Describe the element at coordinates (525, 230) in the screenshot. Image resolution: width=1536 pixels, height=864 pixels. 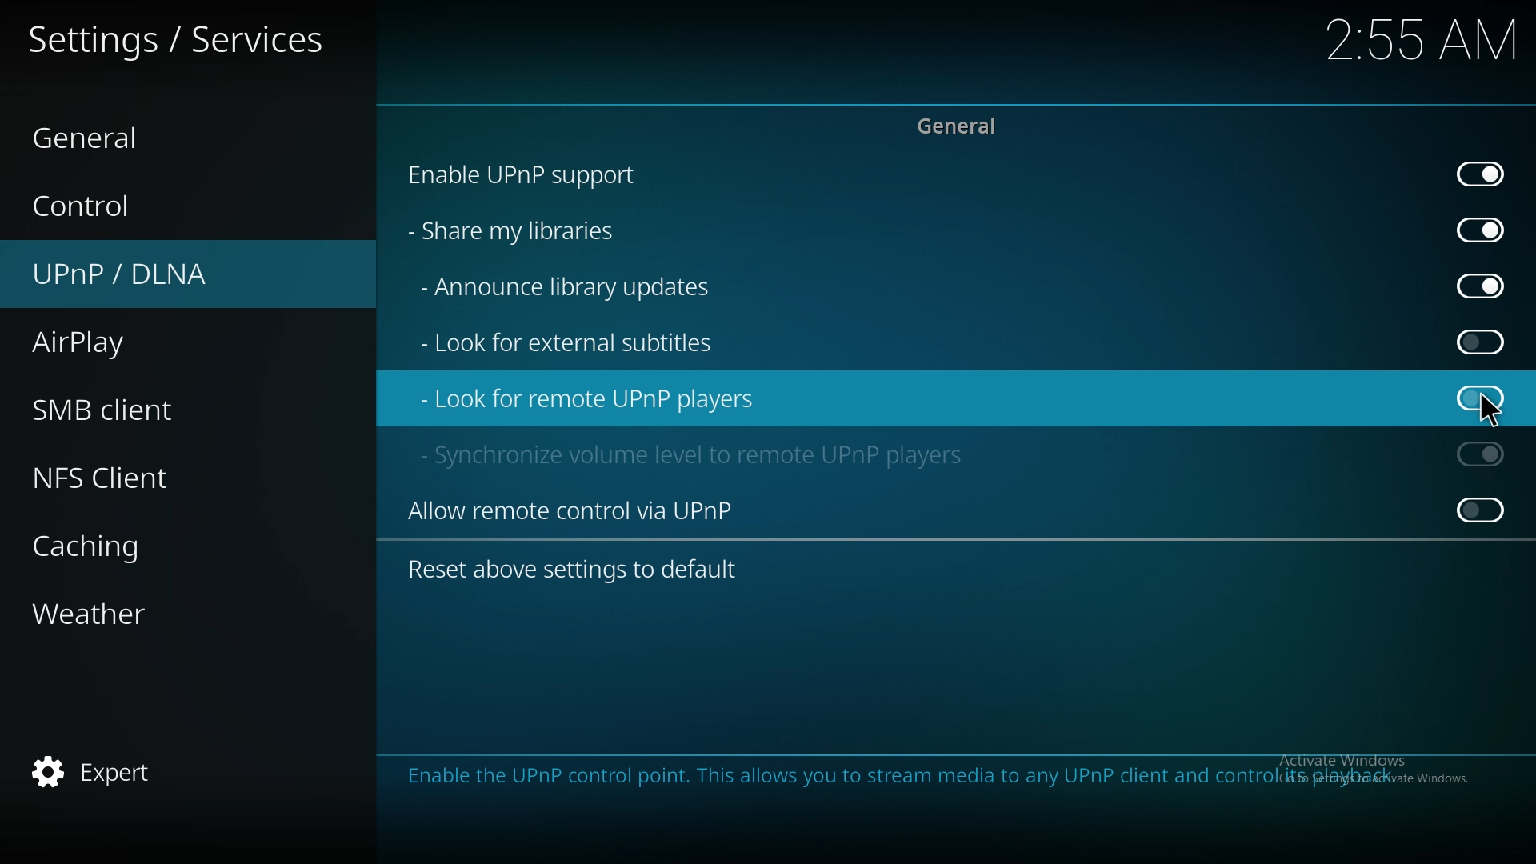
I see `share my libraries` at that location.